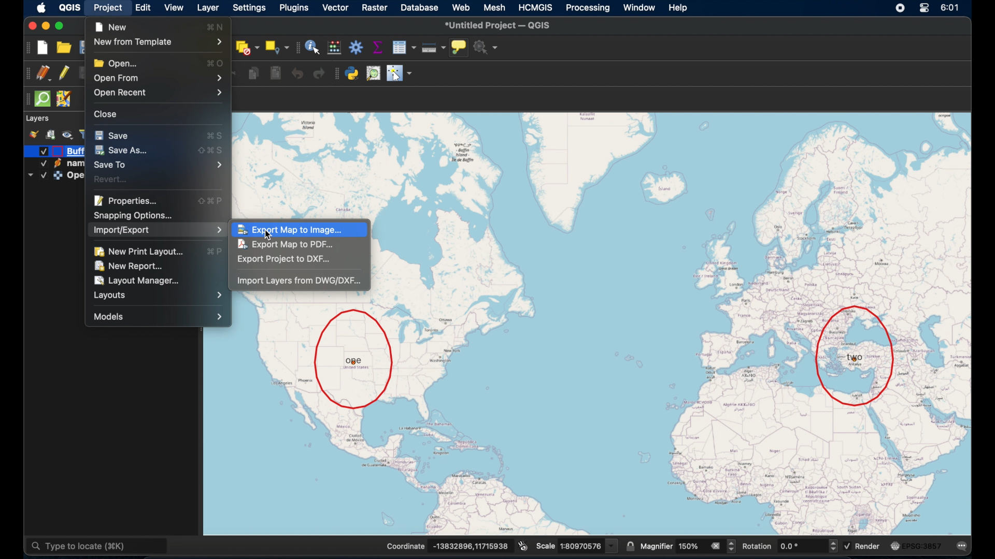 The width and height of the screenshot is (995, 559). I want to click on control center, so click(900, 7).